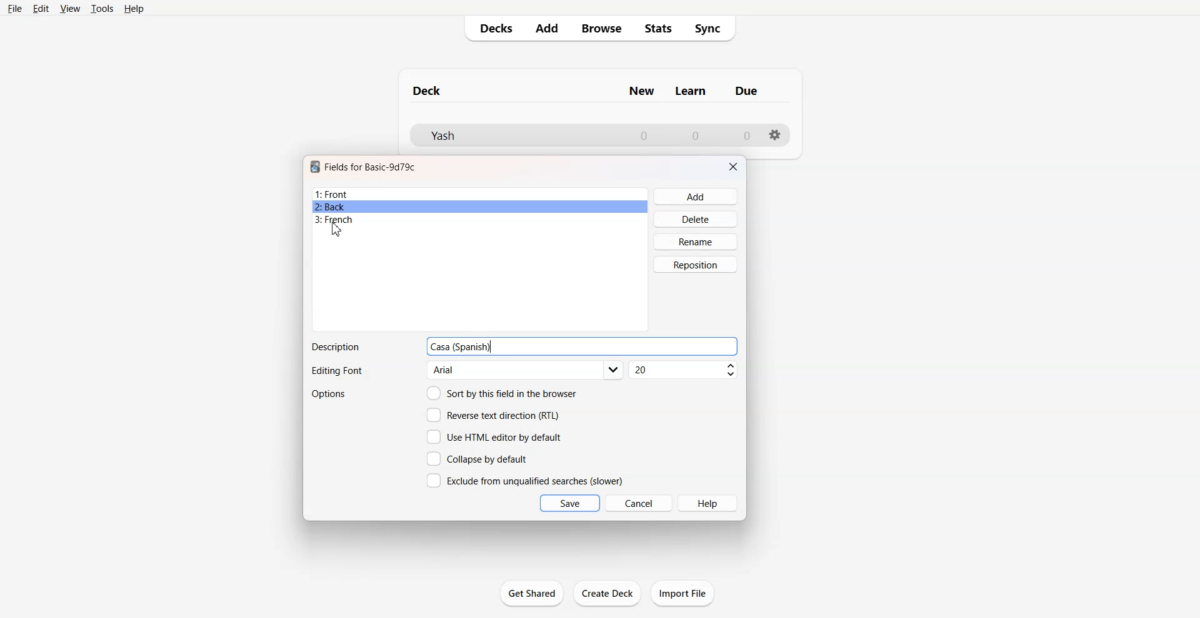 This screenshot has width=1200, height=618. What do you see at coordinates (315, 167) in the screenshot?
I see `Software logo` at bounding box center [315, 167].